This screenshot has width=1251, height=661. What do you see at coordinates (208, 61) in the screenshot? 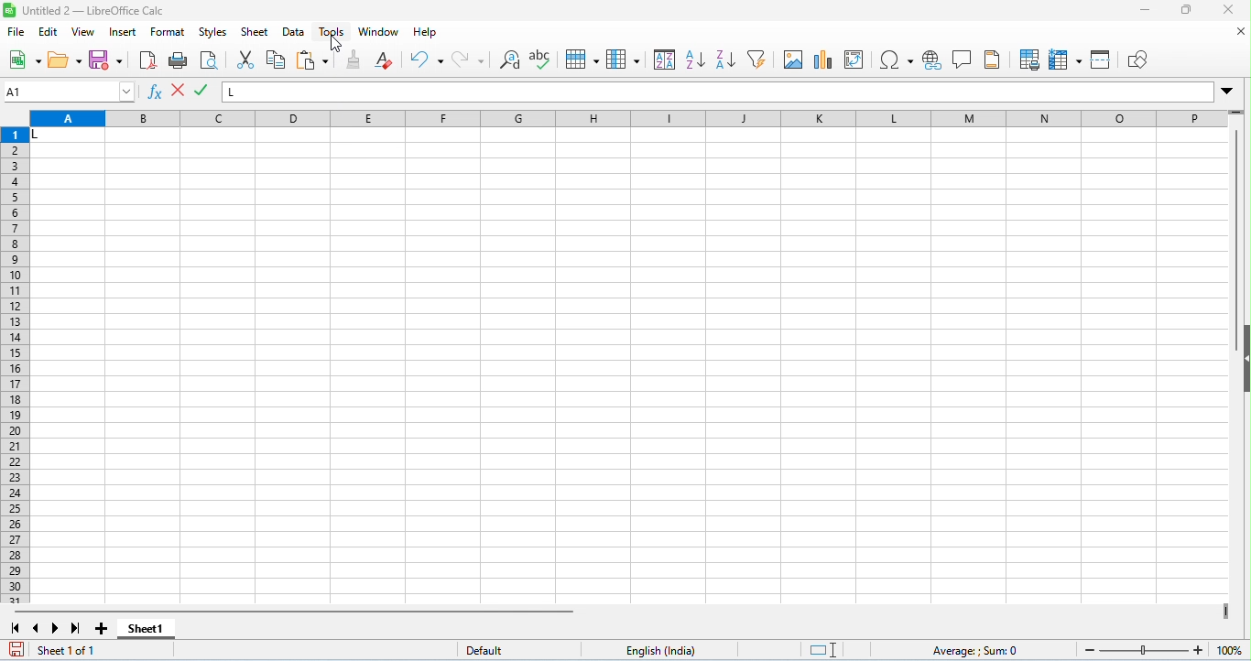
I see `print preview` at bounding box center [208, 61].